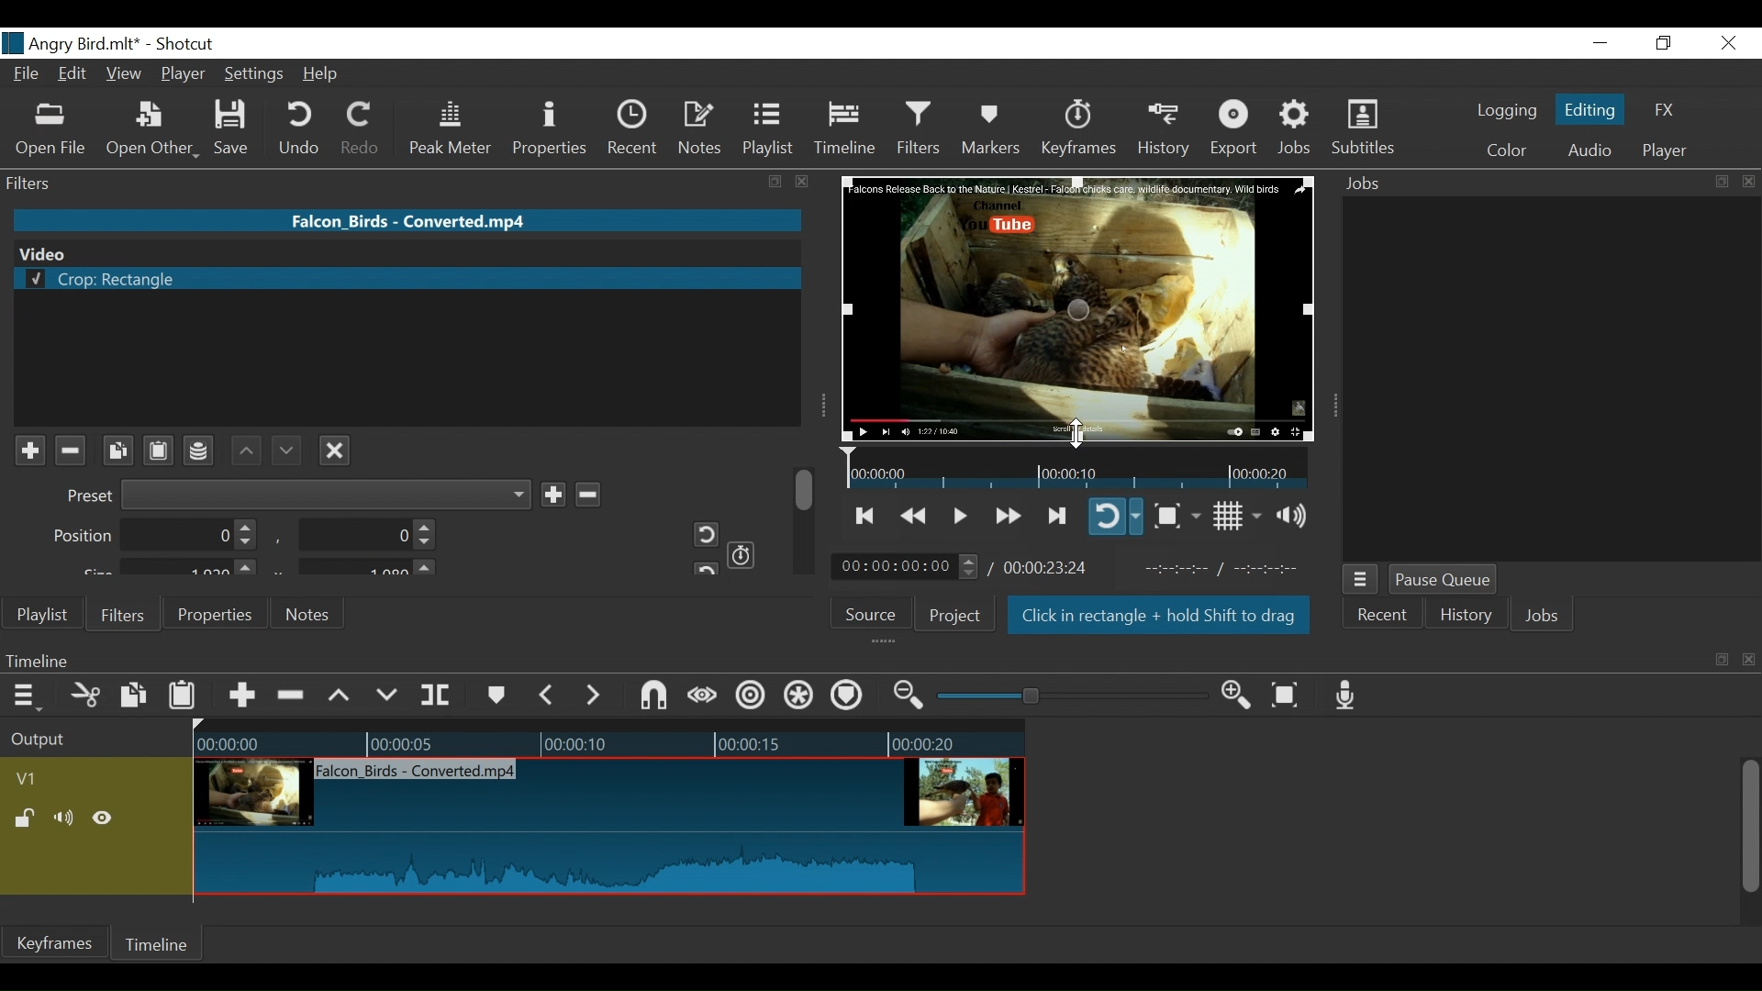 The height and width of the screenshot is (991, 1762). What do you see at coordinates (69, 451) in the screenshot?
I see `Minus` at bounding box center [69, 451].